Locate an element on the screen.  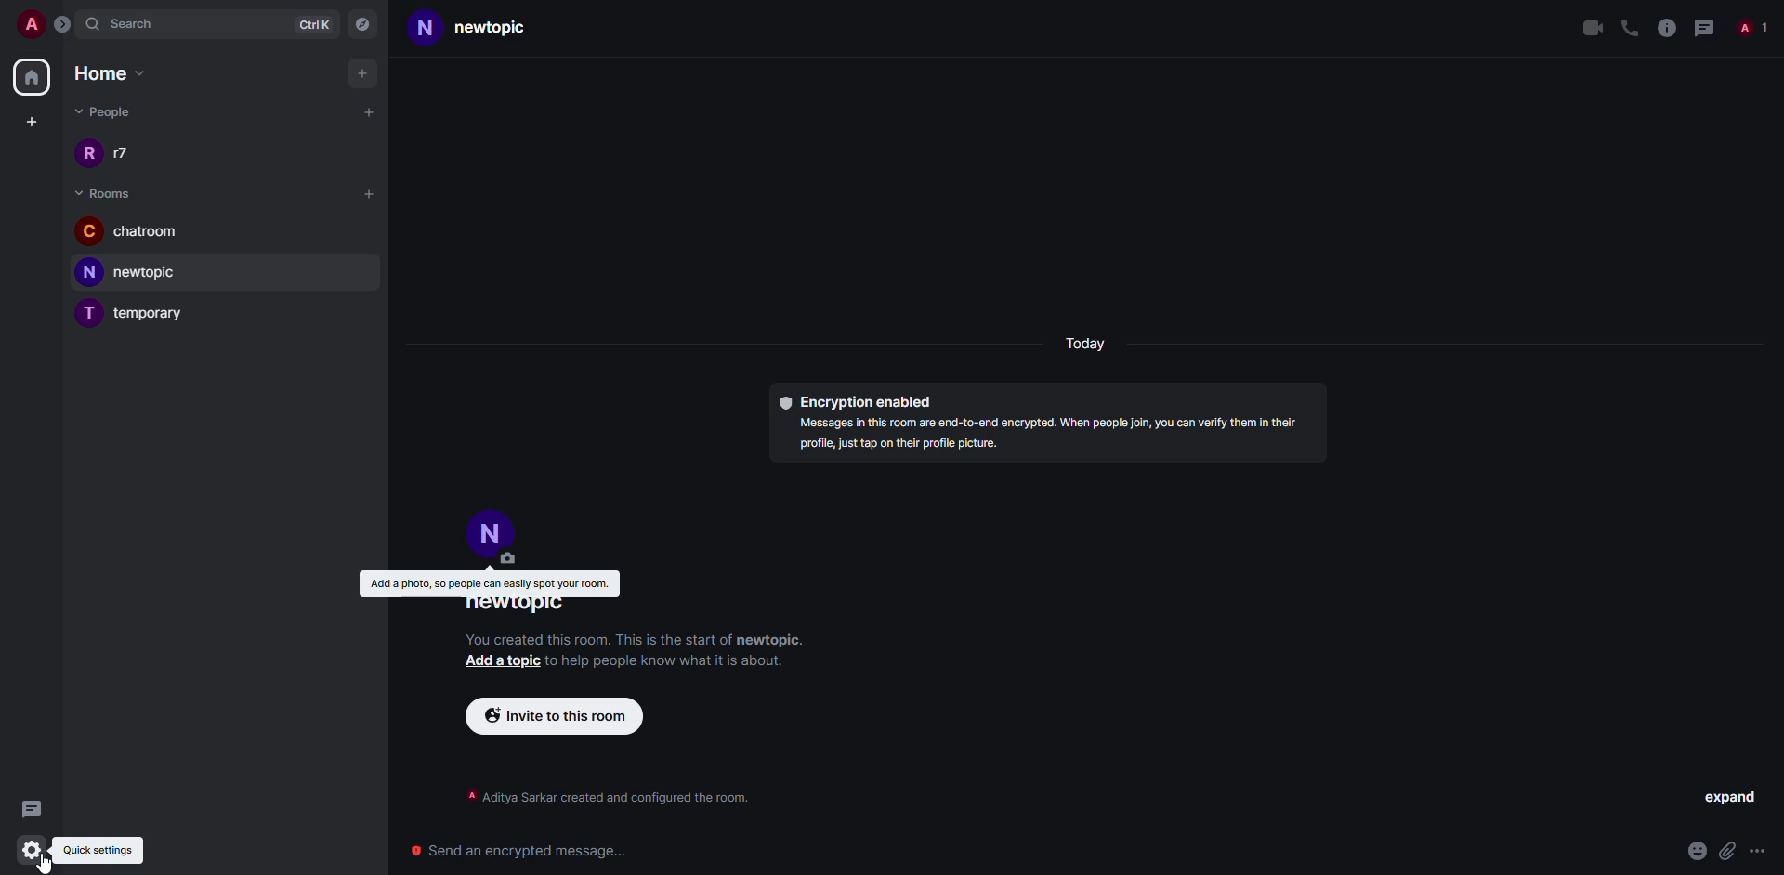
people is located at coordinates (114, 152).